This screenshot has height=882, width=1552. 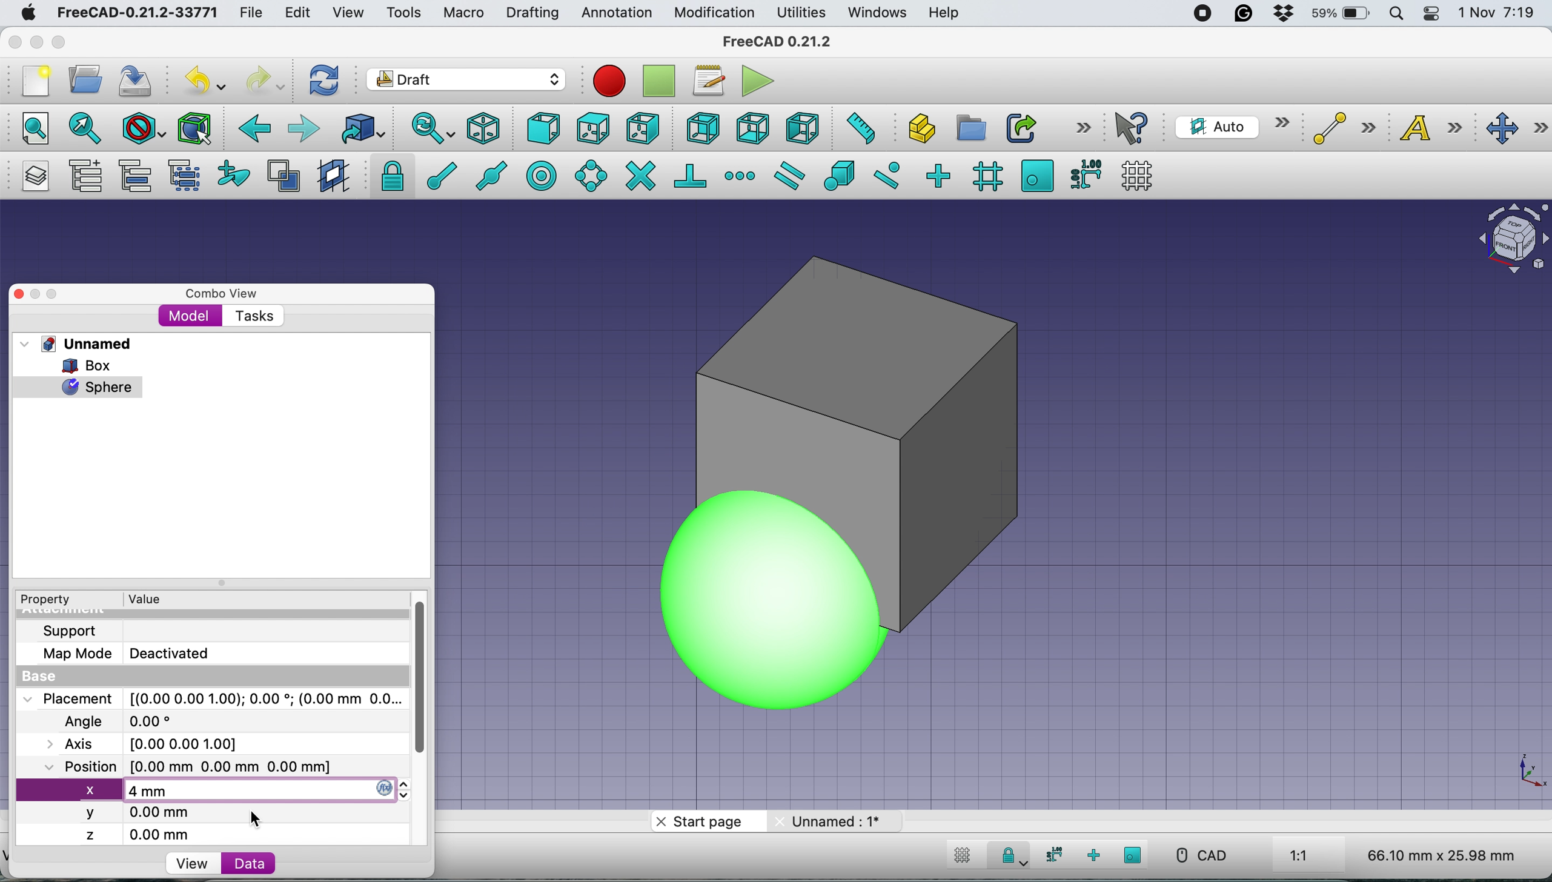 What do you see at coordinates (1037, 174) in the screenshot?
I see `snap working plane` at bounding box center [1037, 174].